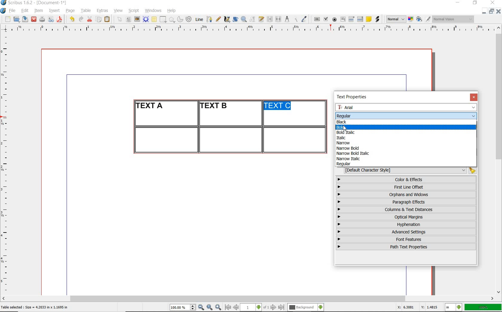 This screenshot has height=312, width=502. What do you see at coordinates (484, 11) in the screenshot?
I see `minimize` at bounding box center [484, 11].